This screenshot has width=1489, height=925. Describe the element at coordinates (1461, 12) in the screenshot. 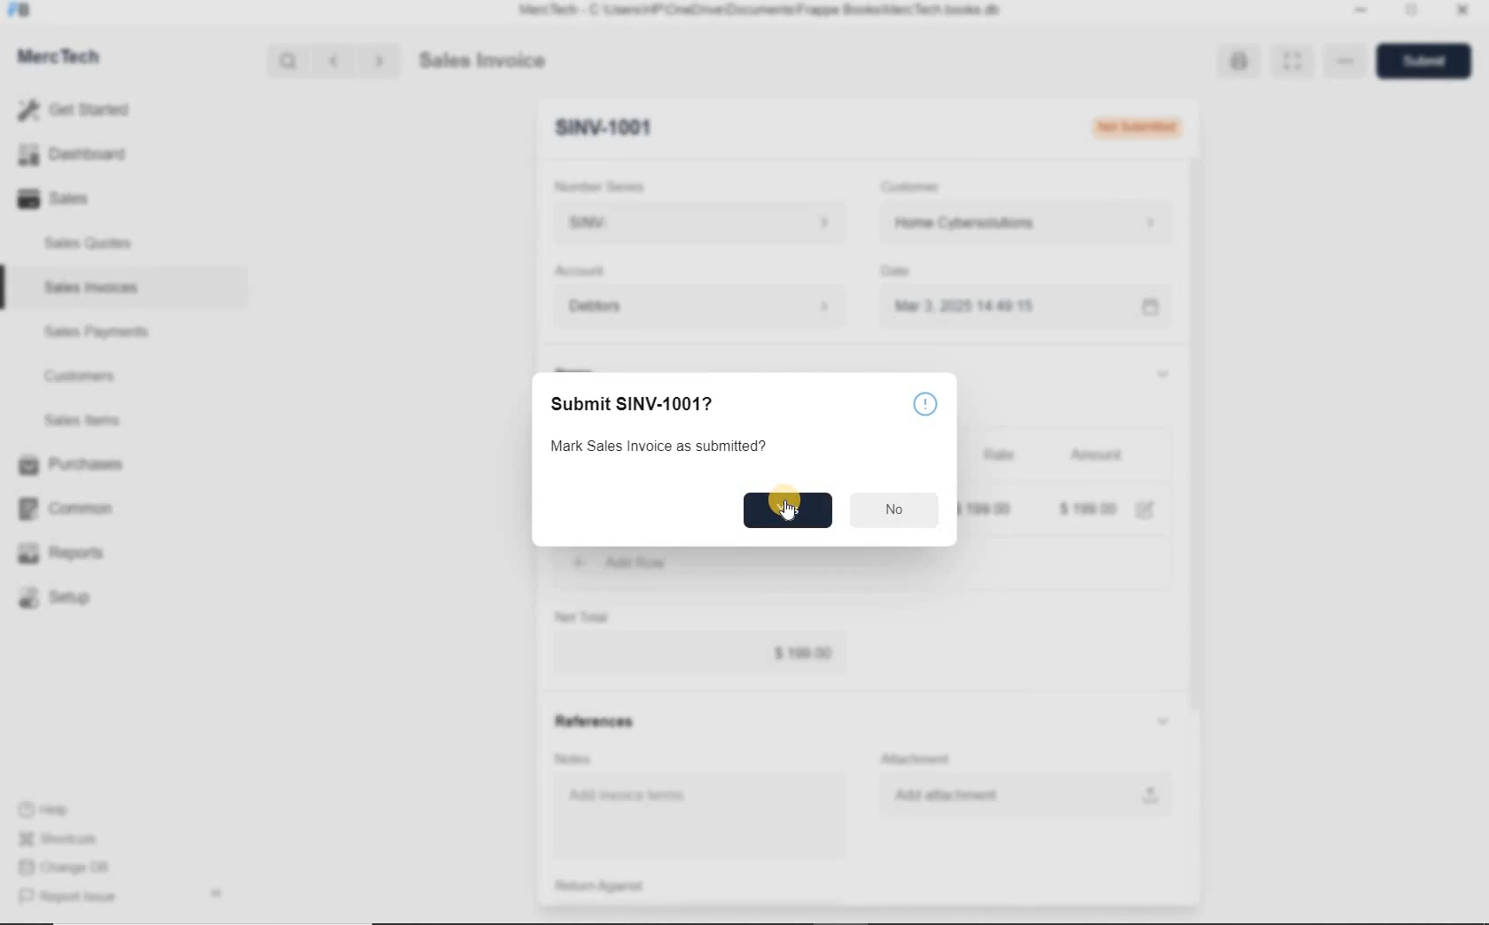

I see `Close` at that location.